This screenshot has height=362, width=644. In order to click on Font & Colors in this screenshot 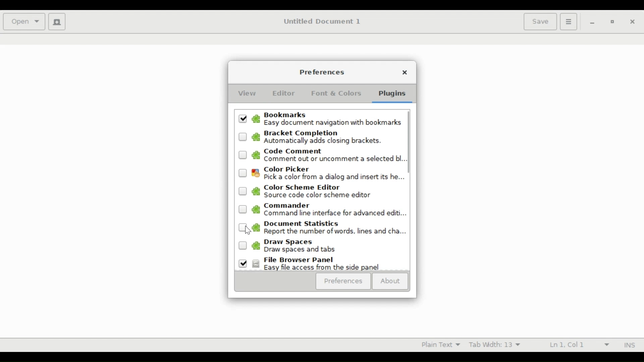, I will do `click(337, 94)`.